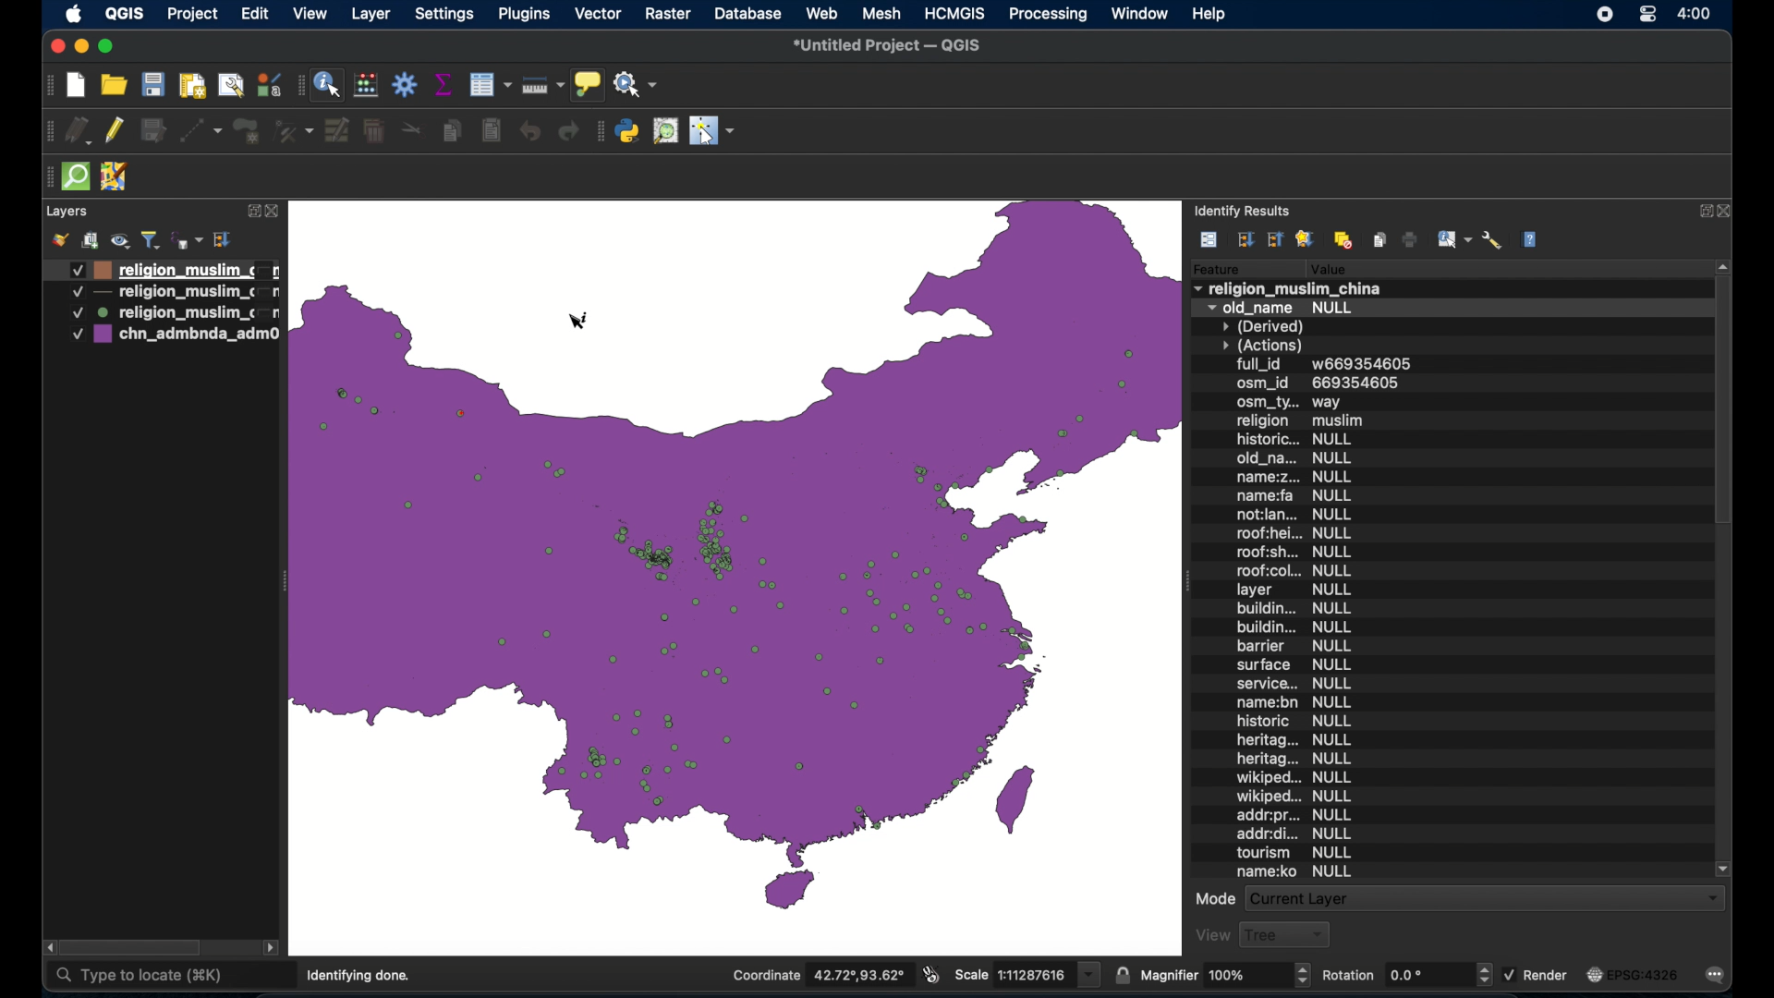  I want to click on open project, so click(114, 84).